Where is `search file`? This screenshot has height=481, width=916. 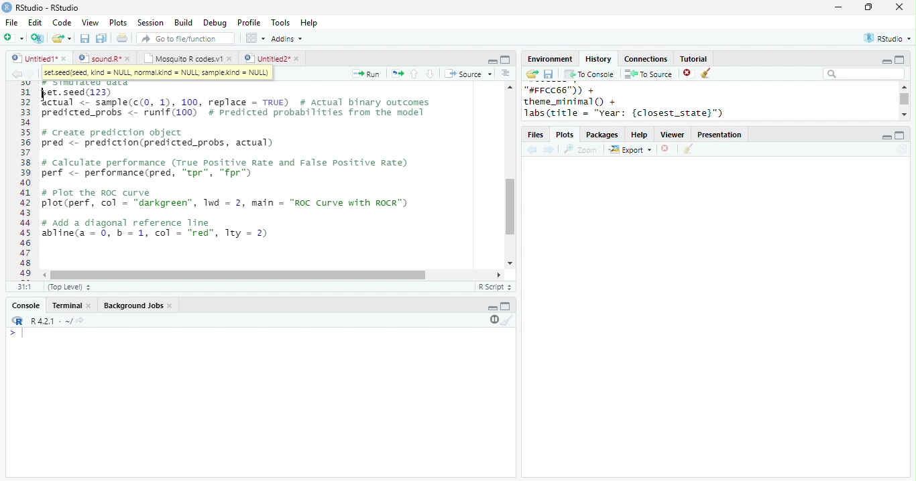
search file is located at coordinates (186, 38).